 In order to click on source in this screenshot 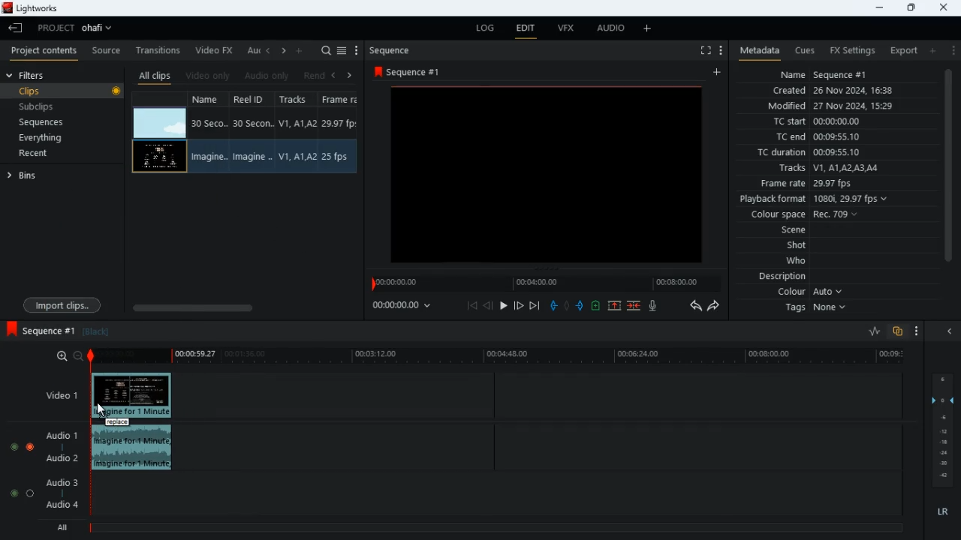, I will do `click(106, 51)`.